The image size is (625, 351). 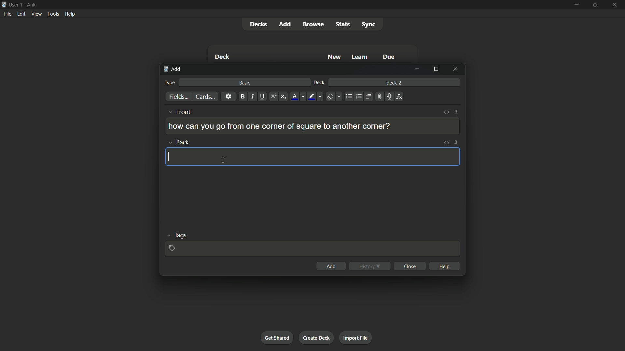 What do you see at coordinates (170, 83) in the screenshot?
I see `type` at bounding box center [170, 83].